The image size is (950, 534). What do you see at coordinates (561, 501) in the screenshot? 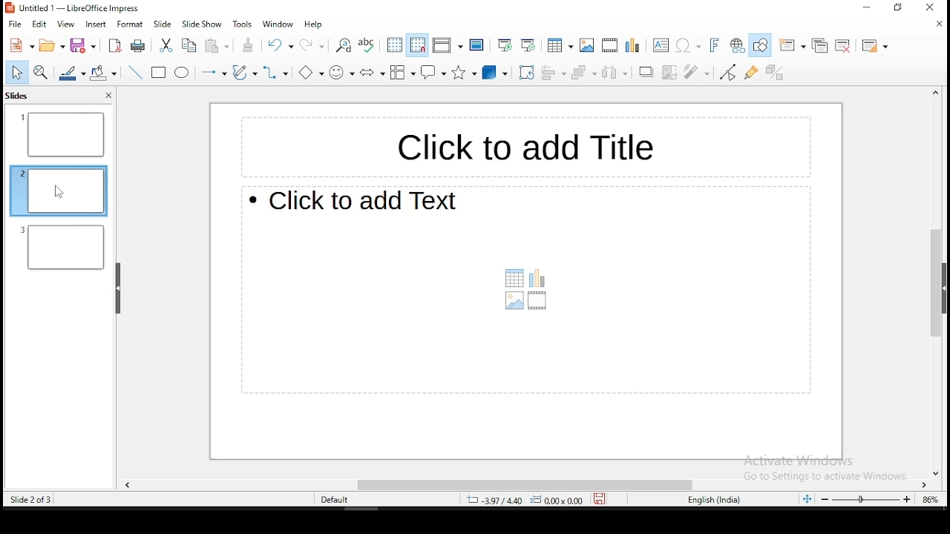
I see `0.00x0.00` at bounding box center [561, 501].